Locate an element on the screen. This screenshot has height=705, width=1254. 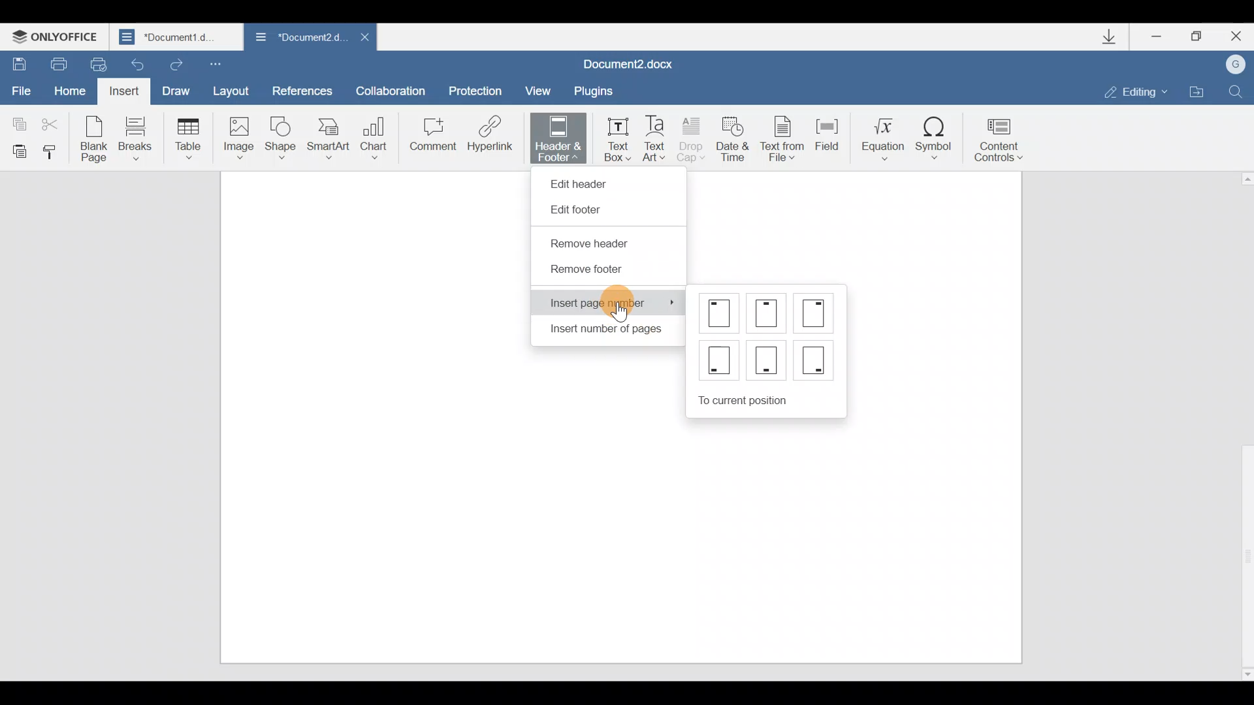
Document2.docx is located at coordinates (639, 61).